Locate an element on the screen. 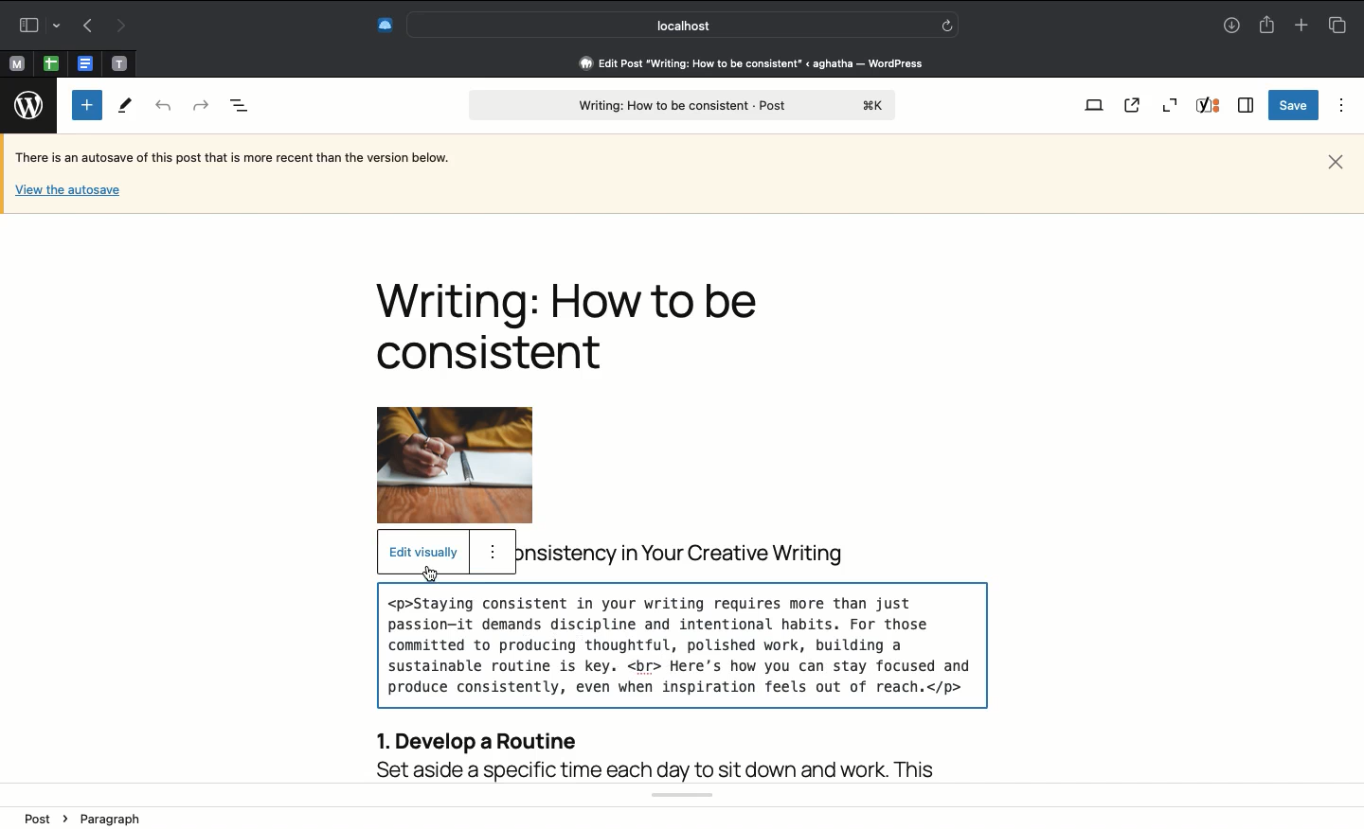  Extensions is located at coordinates (384, 23).